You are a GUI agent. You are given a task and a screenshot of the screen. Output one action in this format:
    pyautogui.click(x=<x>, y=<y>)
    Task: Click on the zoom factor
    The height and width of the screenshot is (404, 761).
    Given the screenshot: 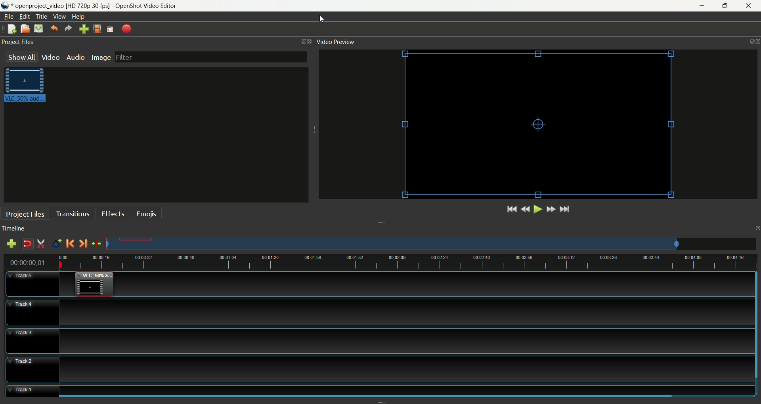 What is the action you would take?
    pyautogui.click(x=431, y=244)
    